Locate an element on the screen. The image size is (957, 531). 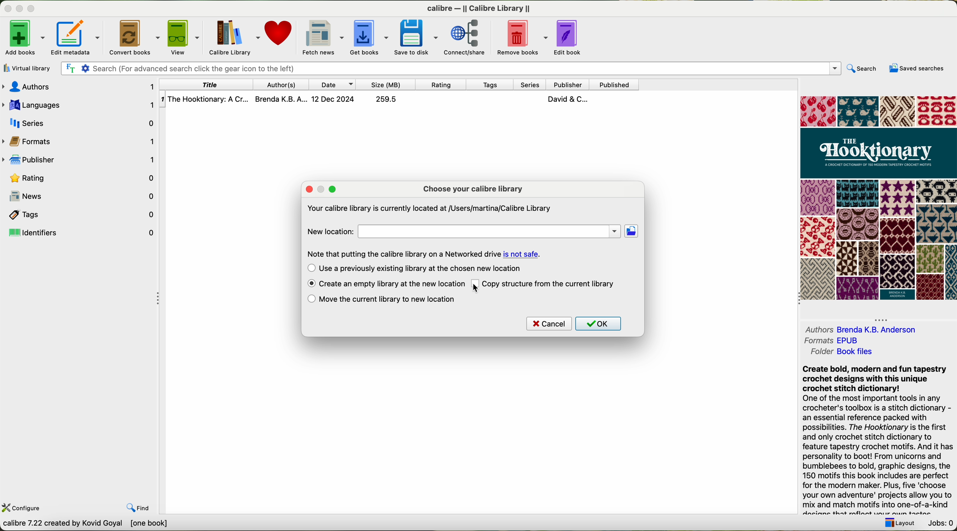
The Hooktionary: A Cr... Brenda K.B. A... 12 Dec 2024 259.5 is located at coordinates (377, 102).